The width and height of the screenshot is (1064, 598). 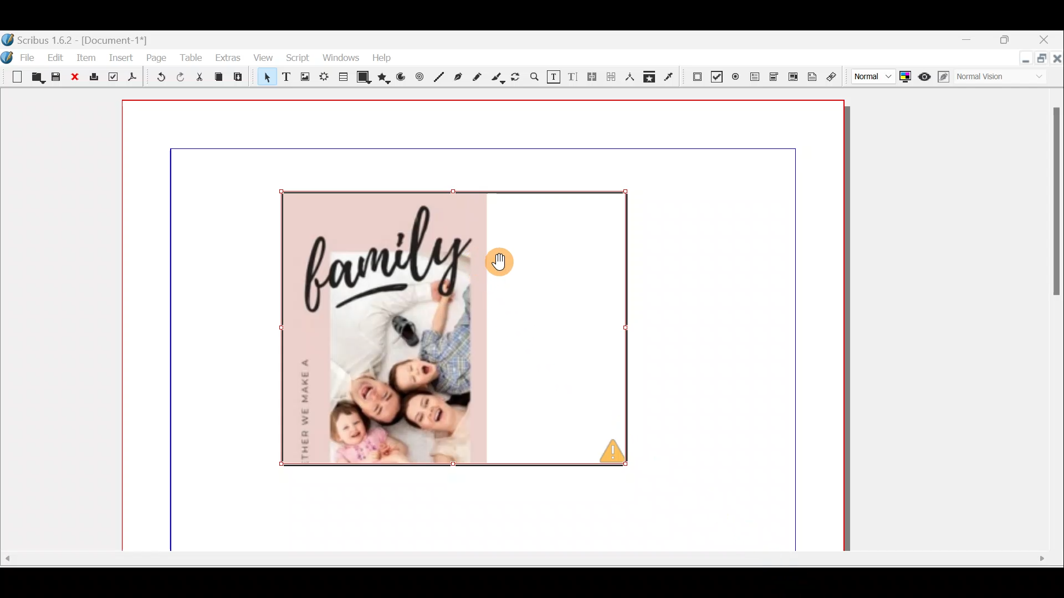 I want to click on Freehand line, so click(x=476, y=78).